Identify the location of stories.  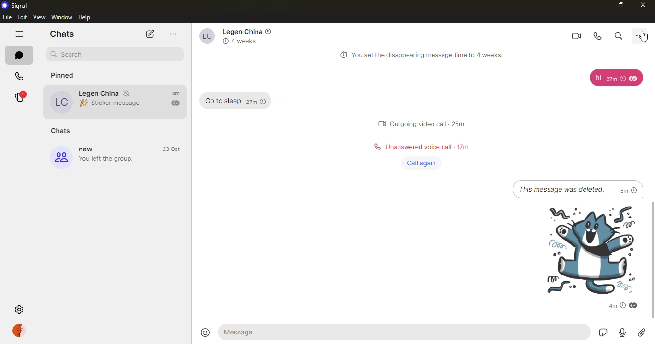
(19, 97).